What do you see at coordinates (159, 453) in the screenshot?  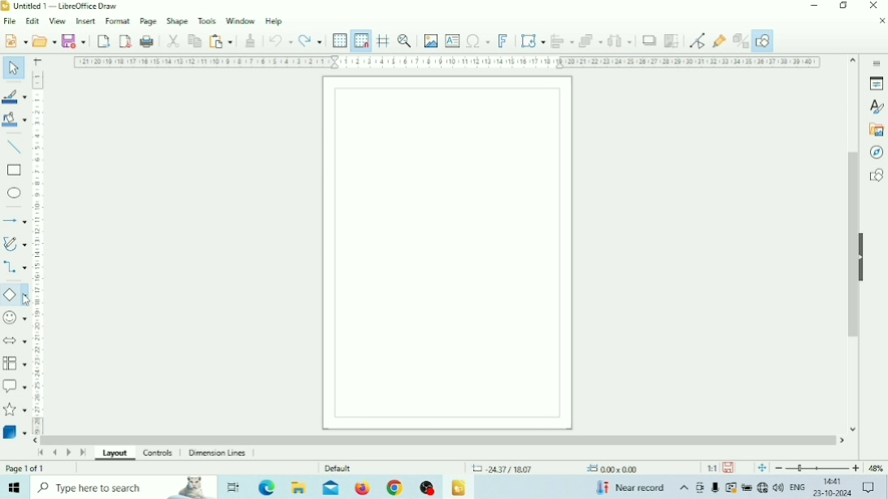 I see `Controls` at bounding box center [159, 453].